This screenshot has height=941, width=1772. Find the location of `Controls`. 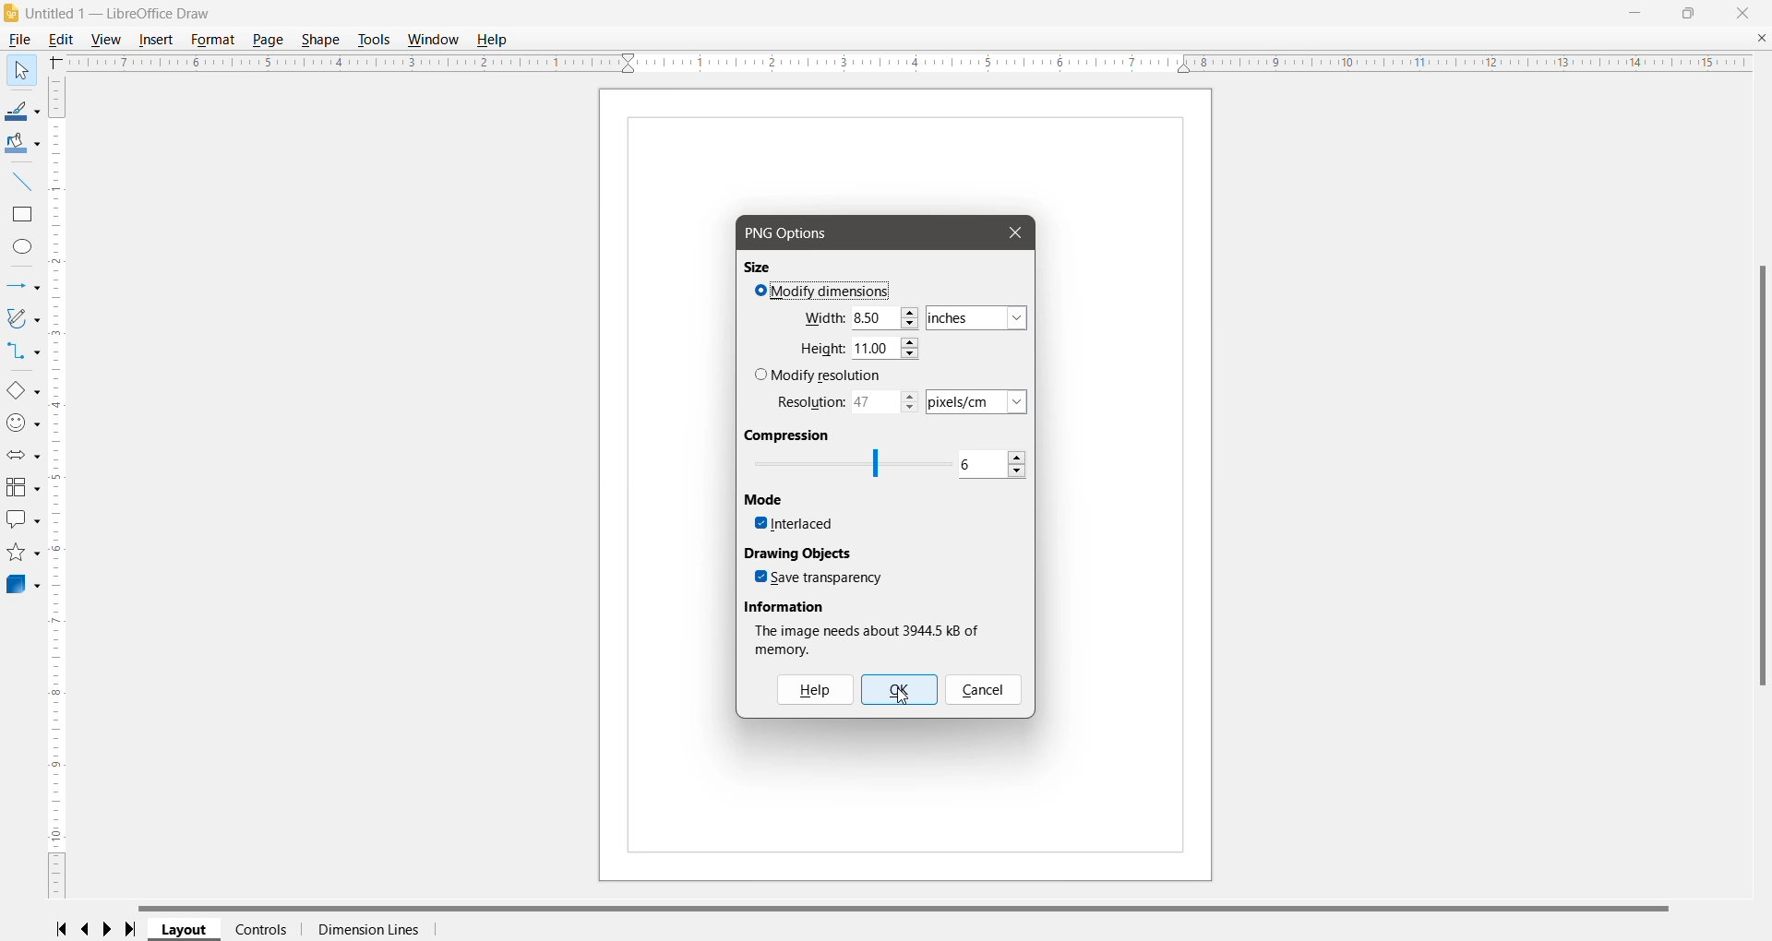

Controls is located at coordinates (261, 929).